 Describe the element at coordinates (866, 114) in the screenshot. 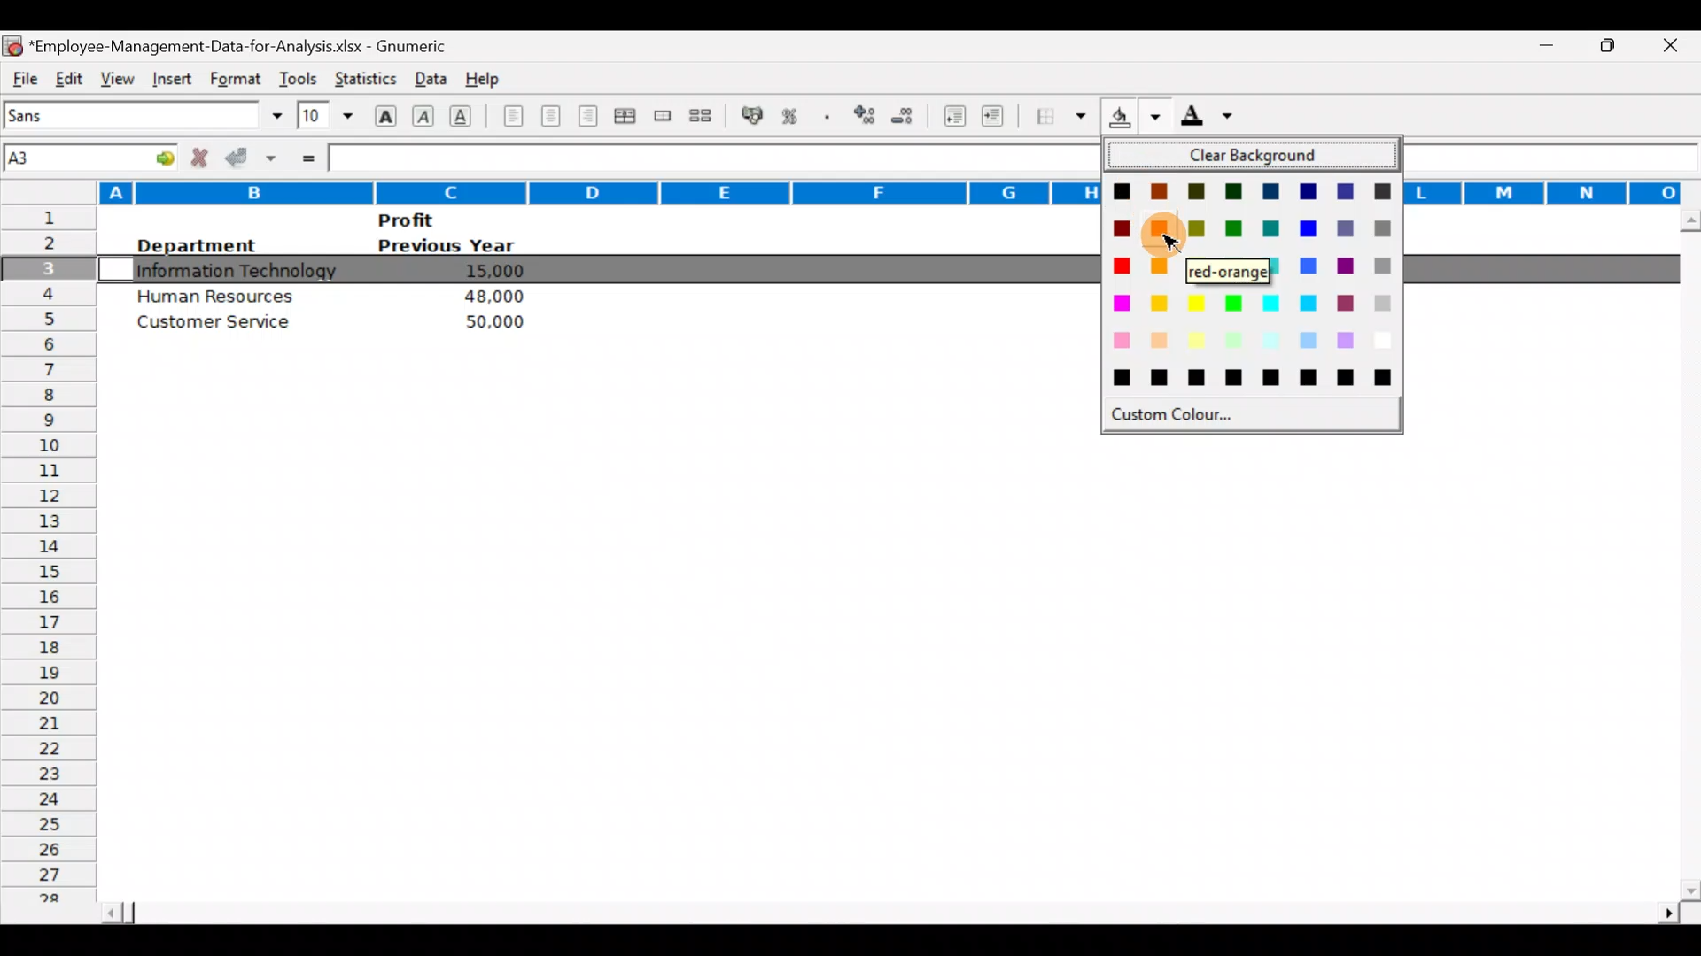

I see `Increase decimals` at that location.